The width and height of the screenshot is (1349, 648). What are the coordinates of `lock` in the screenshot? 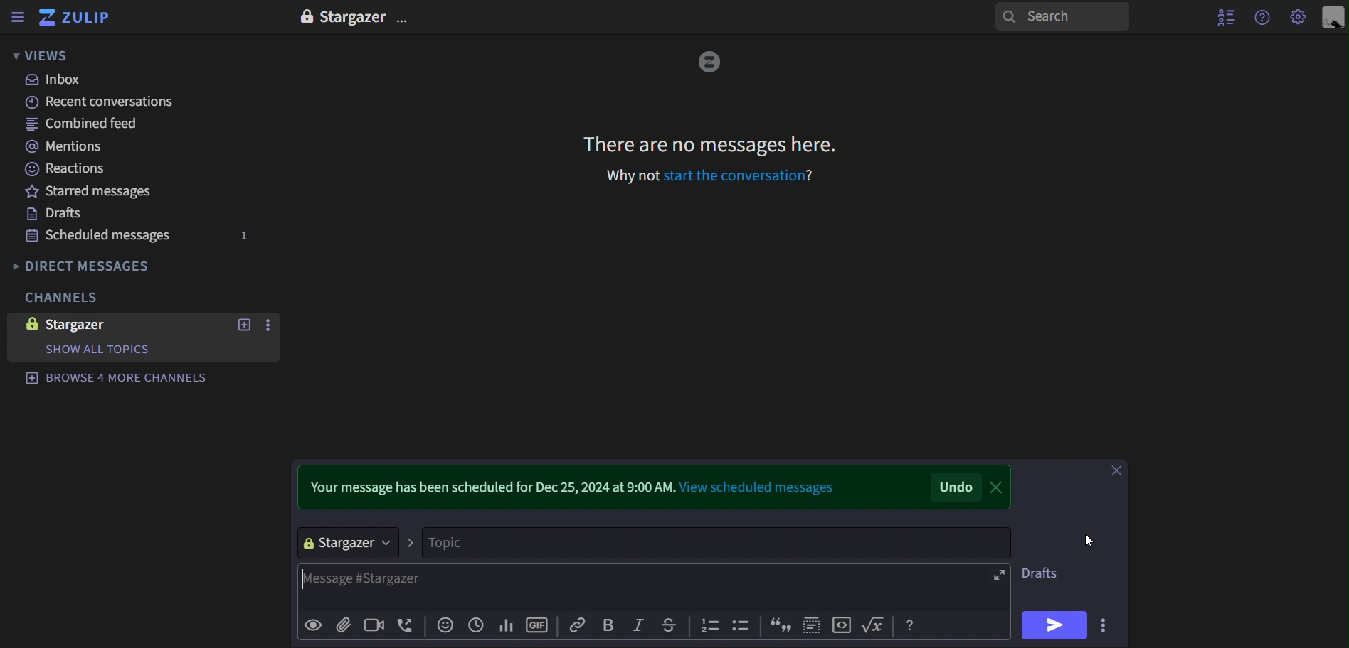 It's located at (305, 16).